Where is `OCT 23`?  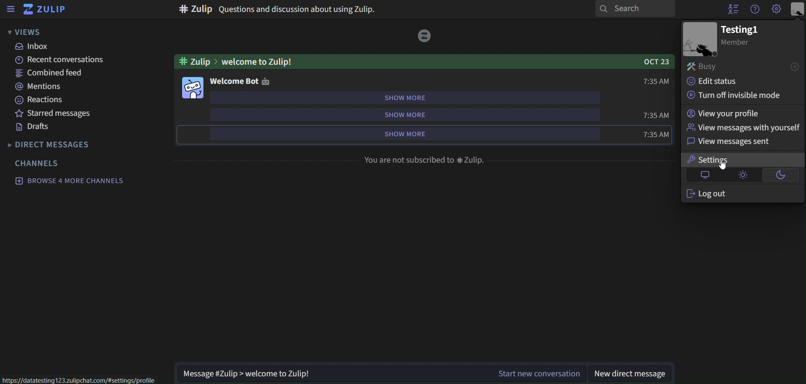
OCT 23 is located at coordinates (654, 61).